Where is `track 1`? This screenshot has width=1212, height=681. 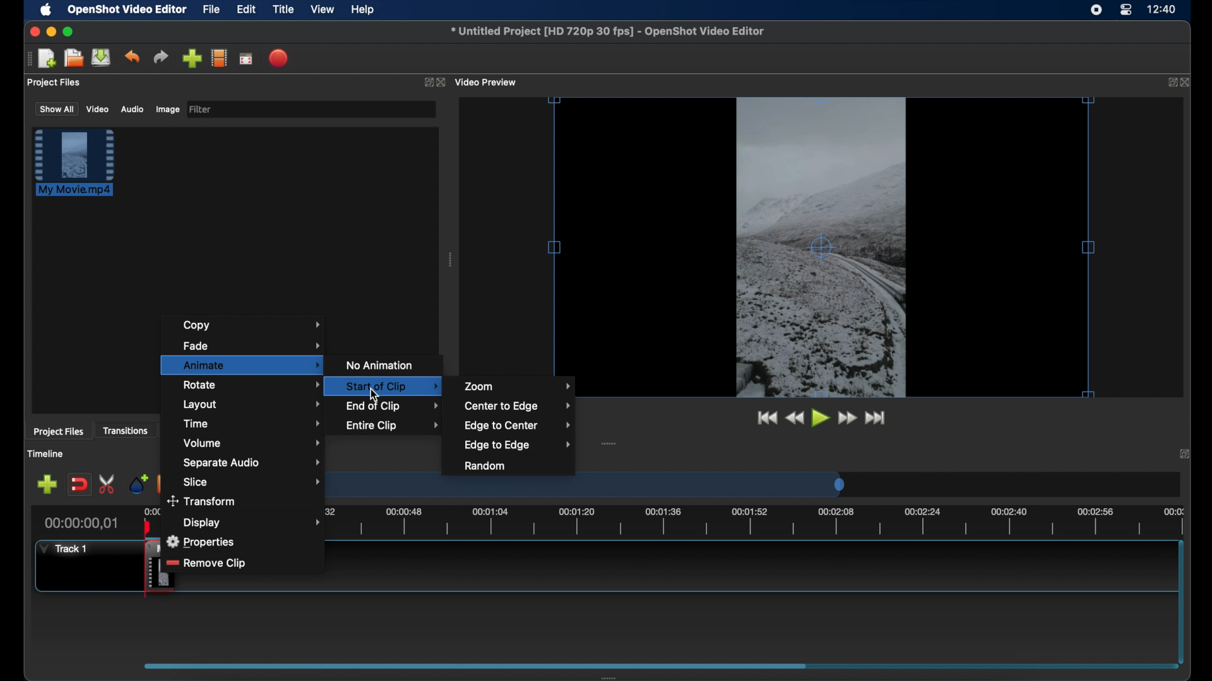 track 1 is located at coordinates (62, 549).